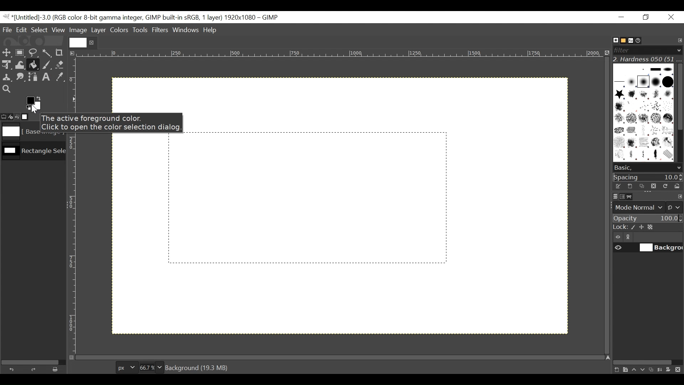  Describe the element at coordinates (679, 41) in the screenshot. I see `Configure tab` at that location.